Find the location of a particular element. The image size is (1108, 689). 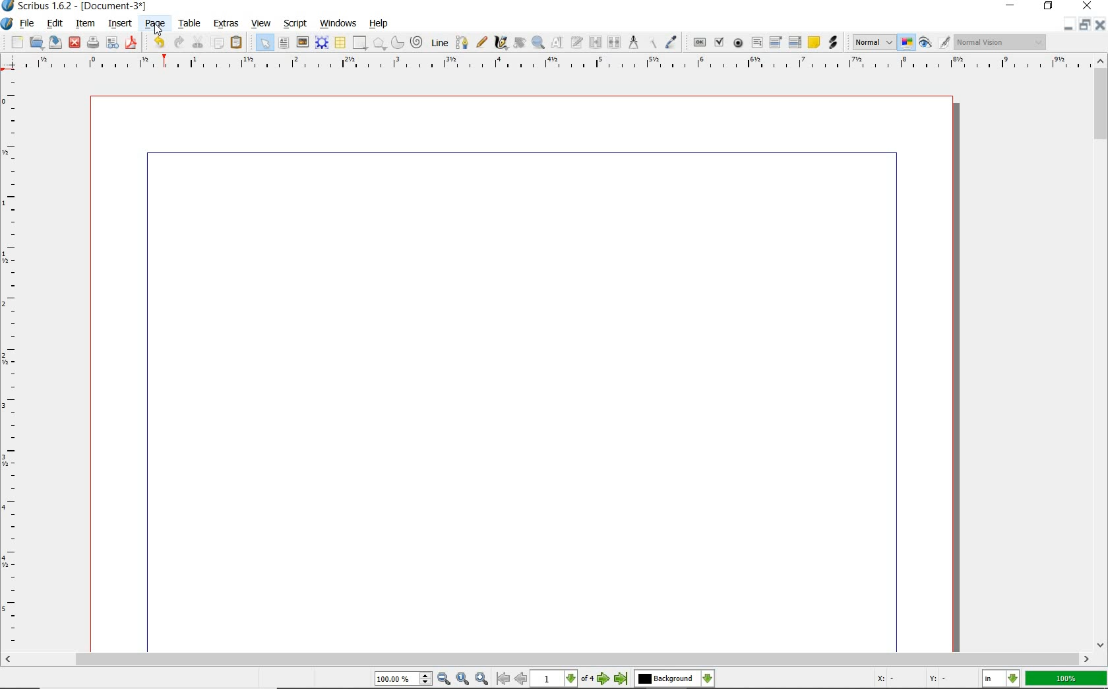

Previous Page is located at coordinates (521, 680).